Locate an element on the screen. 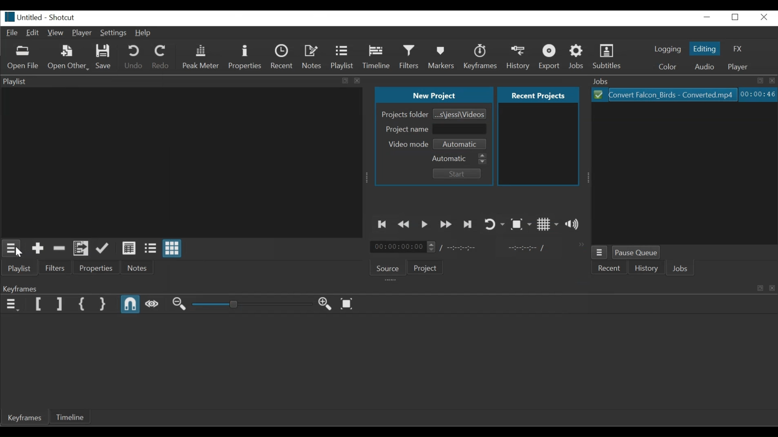  Audio is located at coordinates (706, 67).